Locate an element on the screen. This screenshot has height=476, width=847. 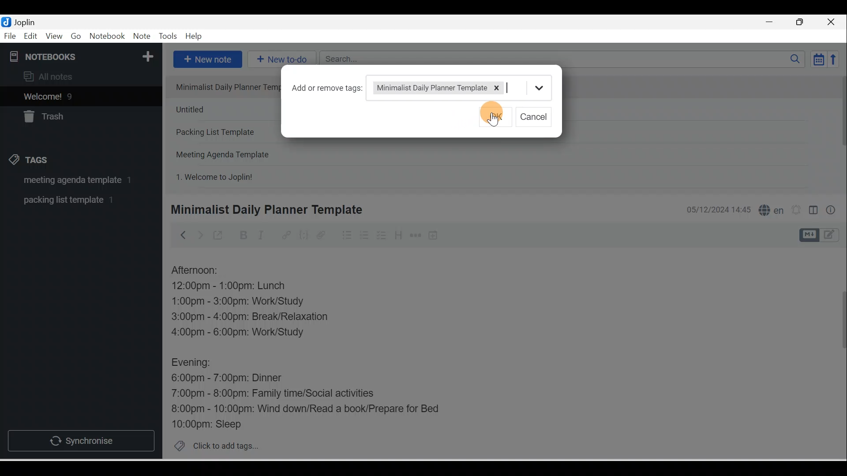
Attach file is located at coordinates (323, 235).